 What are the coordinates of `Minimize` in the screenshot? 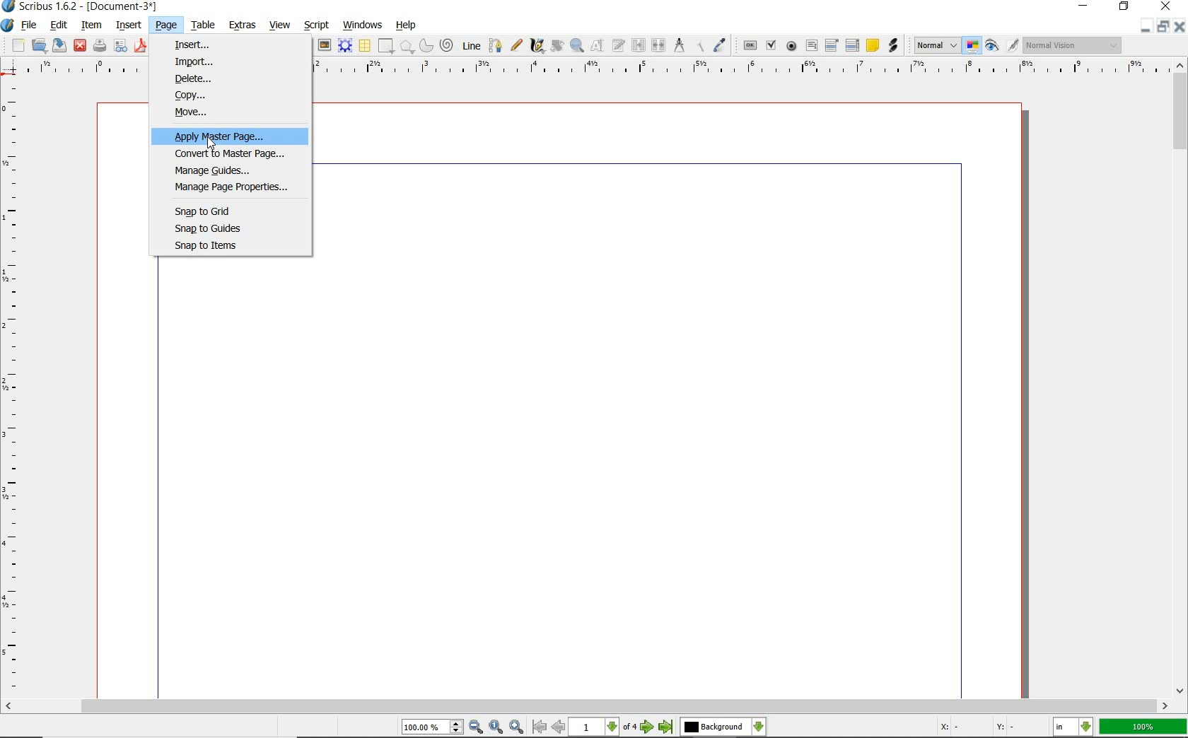 It's located at (1163, 28).